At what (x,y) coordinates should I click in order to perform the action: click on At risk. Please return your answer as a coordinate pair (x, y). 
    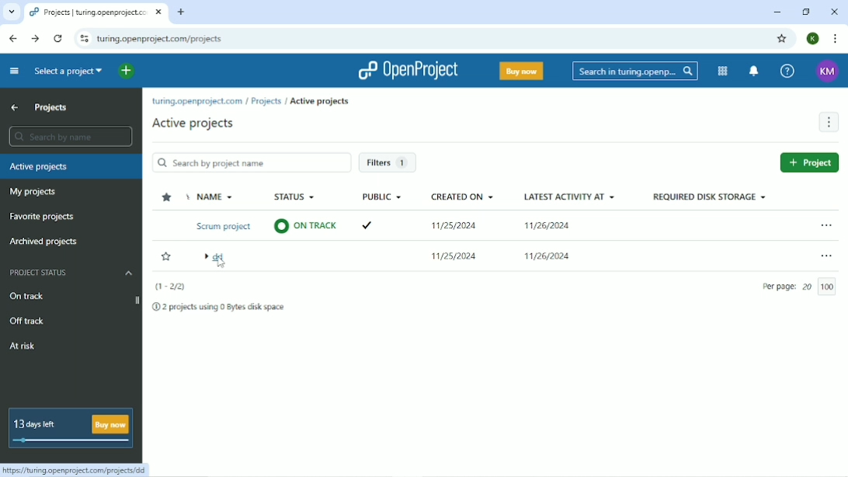
    Looking at the image, I should click on (24, 346).